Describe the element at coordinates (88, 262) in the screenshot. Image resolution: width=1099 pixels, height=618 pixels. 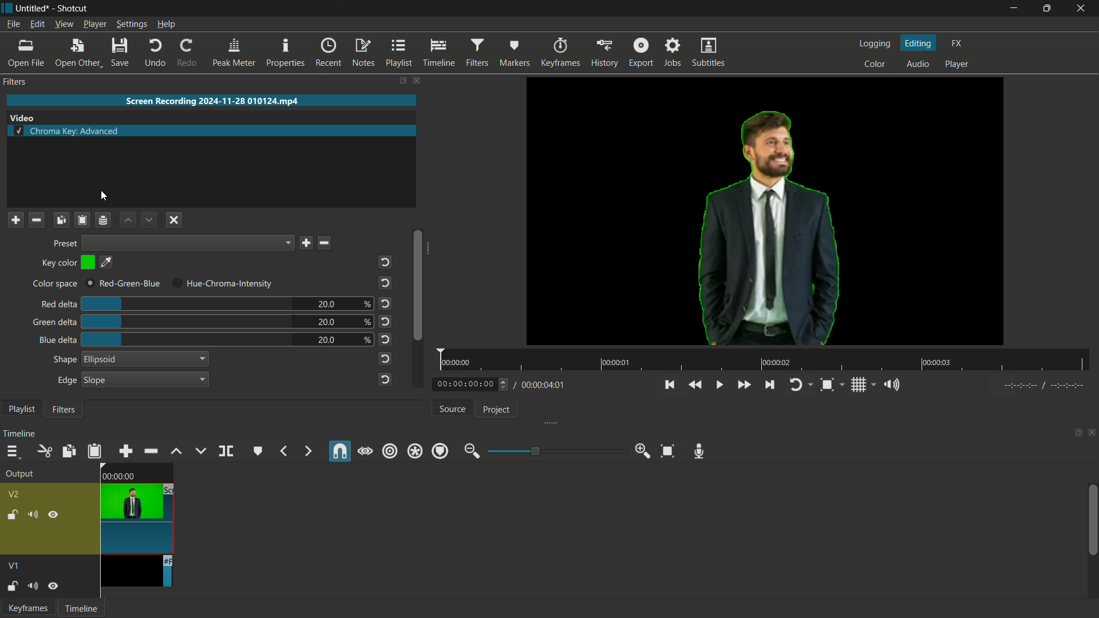
I see `color` at that location.